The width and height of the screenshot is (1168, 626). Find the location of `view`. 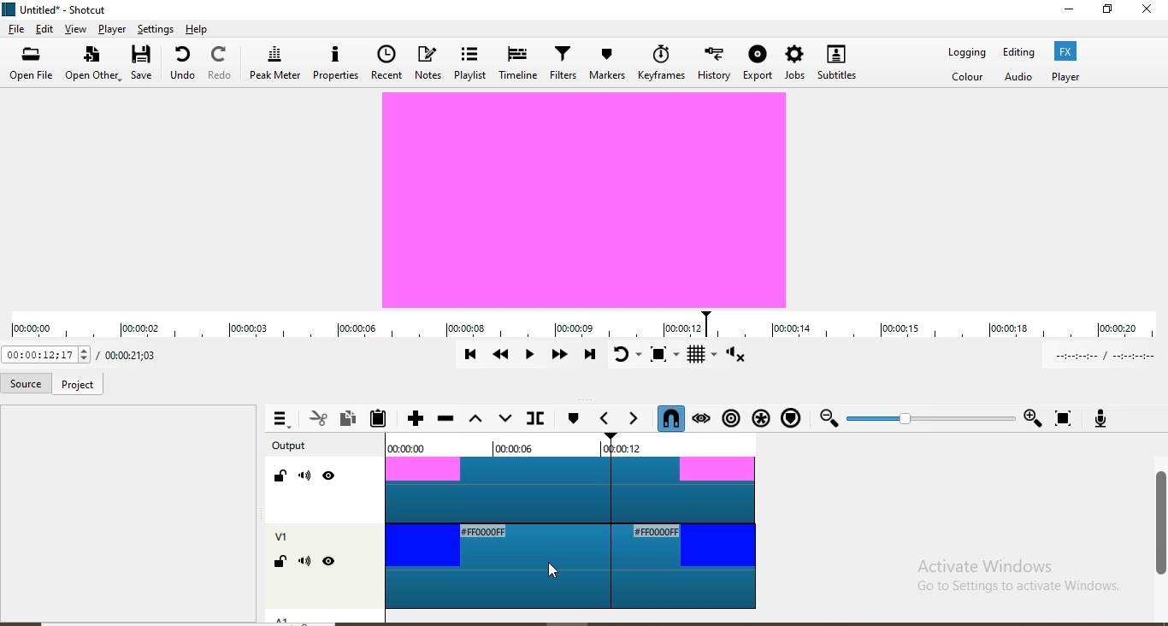

view is located at coordinates (74, 30).